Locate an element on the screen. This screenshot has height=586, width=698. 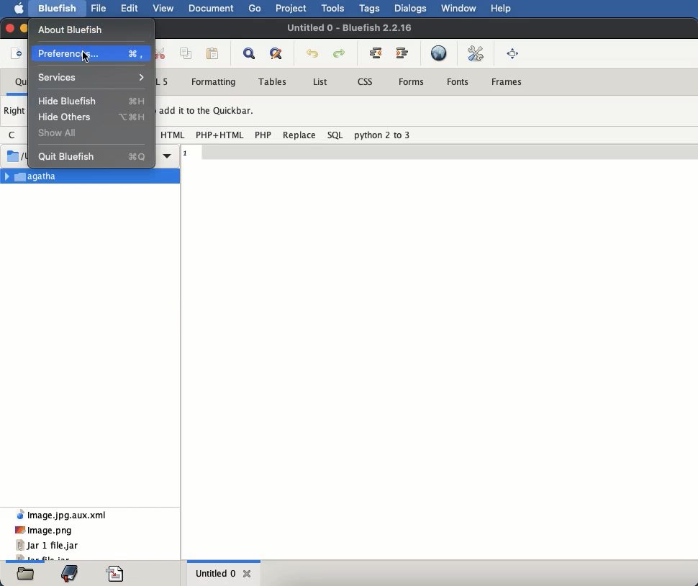
bluefish is located at coordinates (58, 10).